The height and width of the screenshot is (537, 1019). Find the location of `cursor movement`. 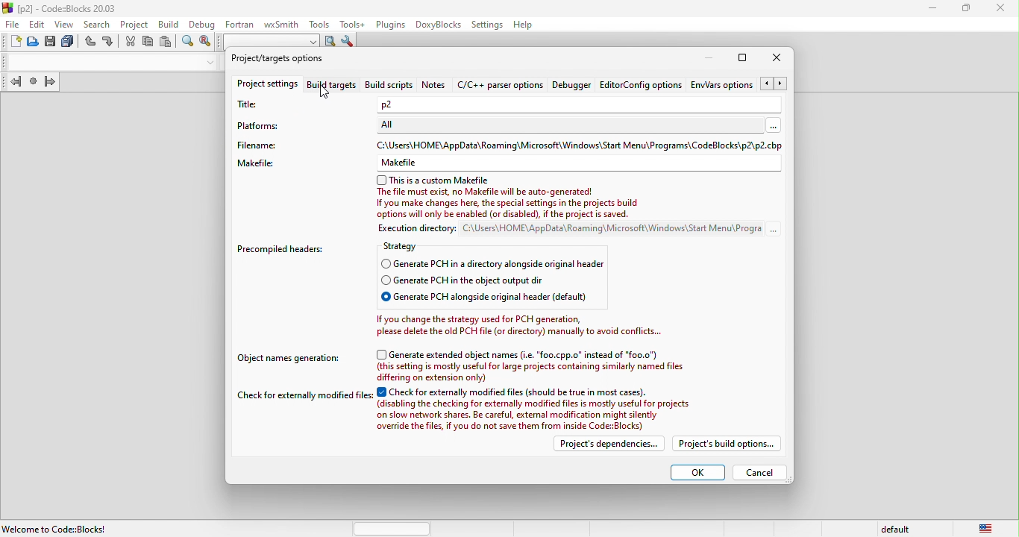

cursor movement is located at coordinates (324, 92).